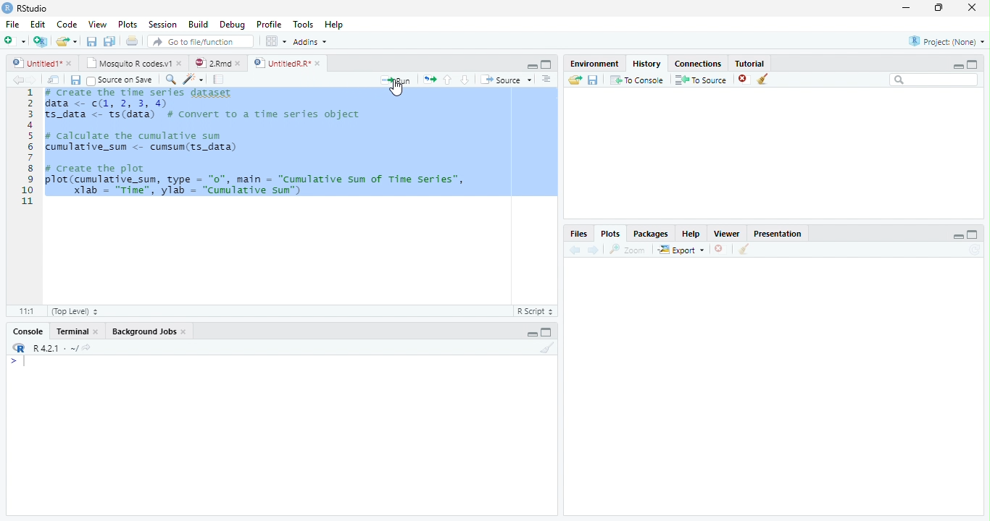 The image size is (990, 521). I want to click on # Create the time series dataset data <- (1, 2, 3, 4)S_data <- ts(data) # convert to a time series objectcalculate the cumulative sumumulative_sum <- cumsum(ts_data)create the plotlot (cumulative_sum, type = "0", main = "Cumulative sum of Time Series”,Xlab = "Time", ylab = "cumulative sun"), so click(262, 148).